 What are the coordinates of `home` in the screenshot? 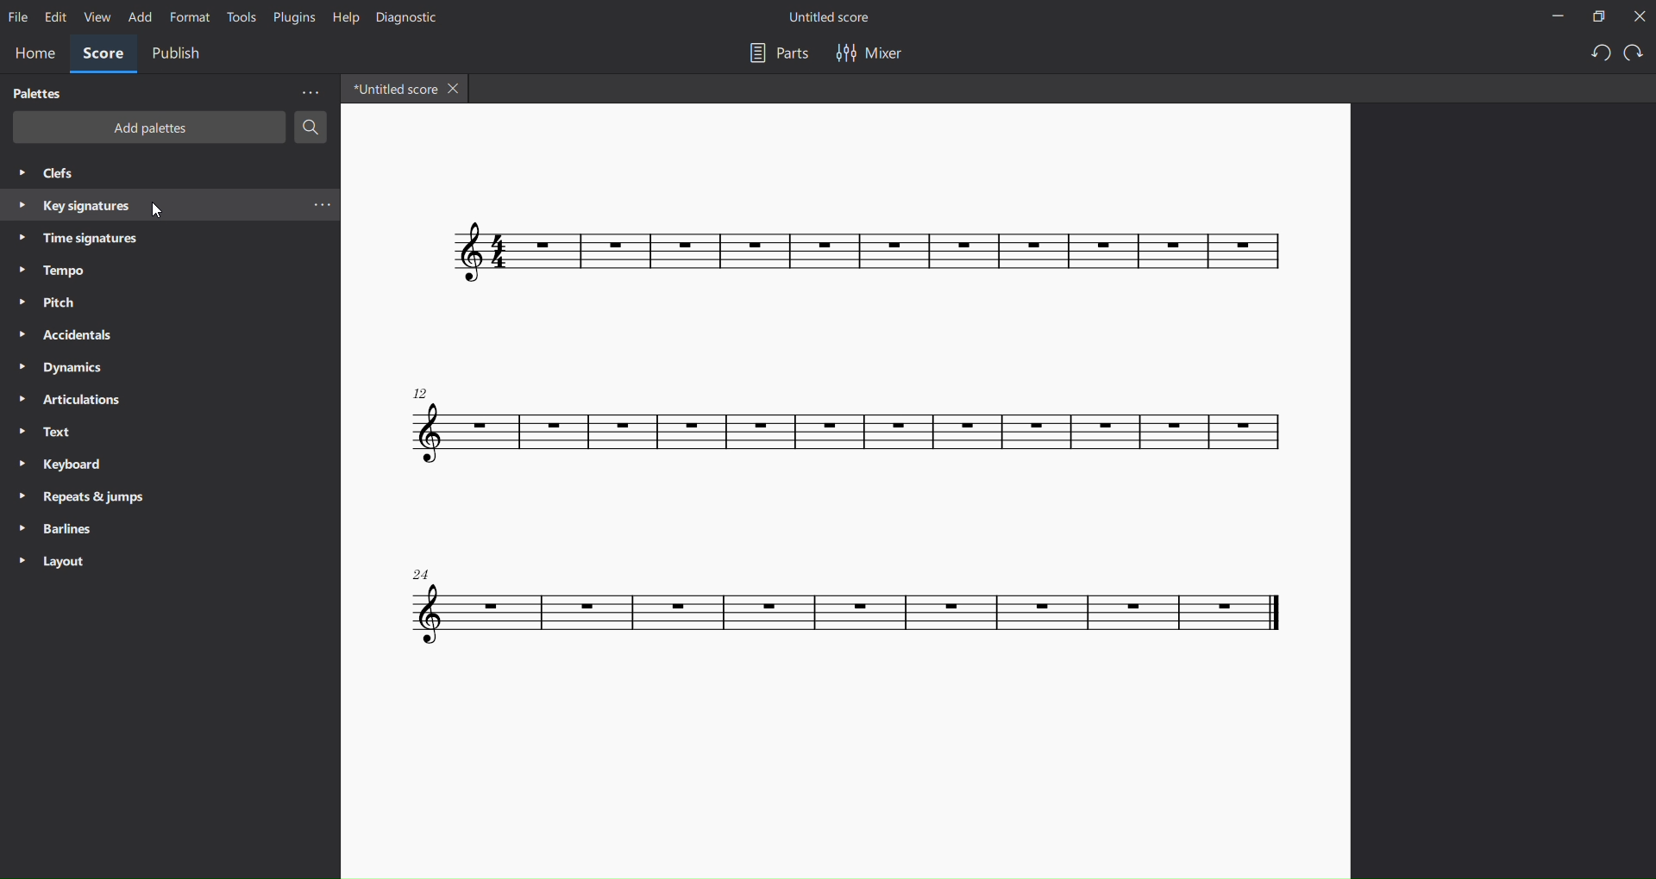 It's located at (33, 53).